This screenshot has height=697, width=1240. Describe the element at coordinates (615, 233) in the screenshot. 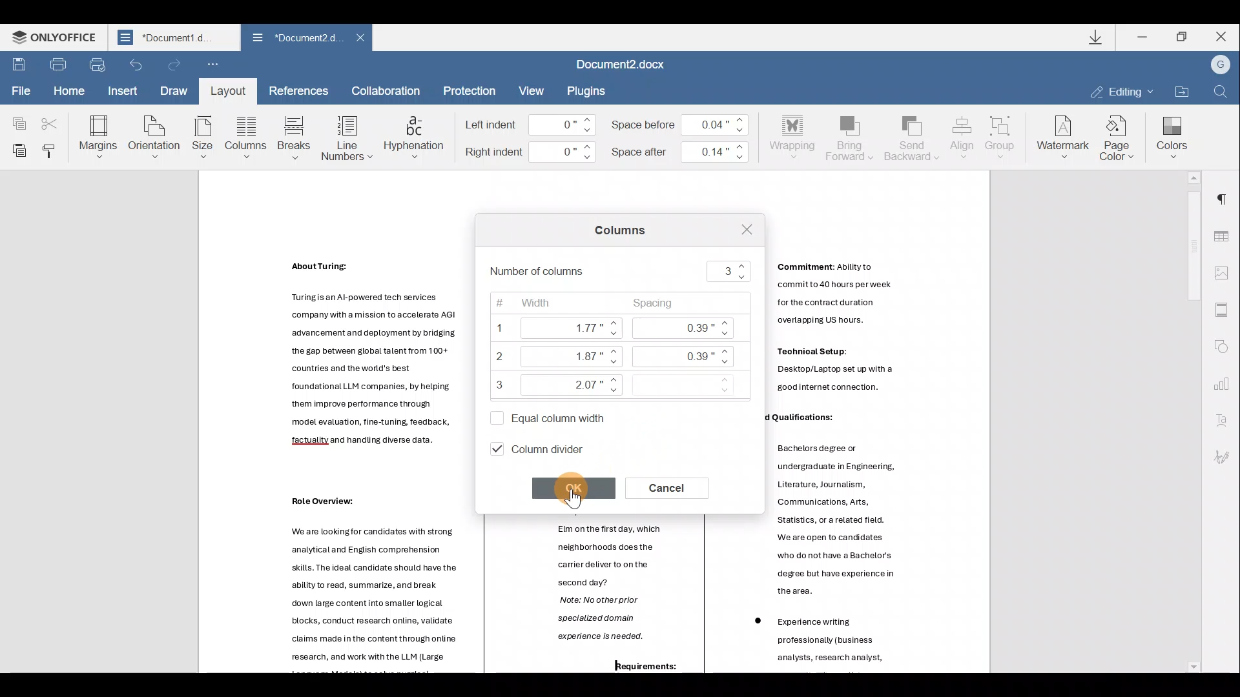

I see `Columns` at that location.